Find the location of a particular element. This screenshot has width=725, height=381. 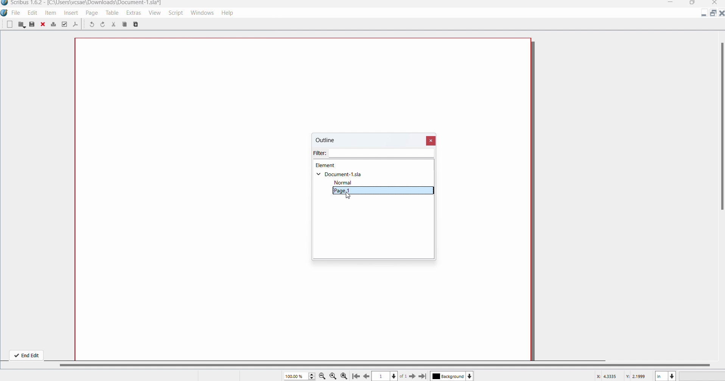

Box is located at coordinates (692, 3).